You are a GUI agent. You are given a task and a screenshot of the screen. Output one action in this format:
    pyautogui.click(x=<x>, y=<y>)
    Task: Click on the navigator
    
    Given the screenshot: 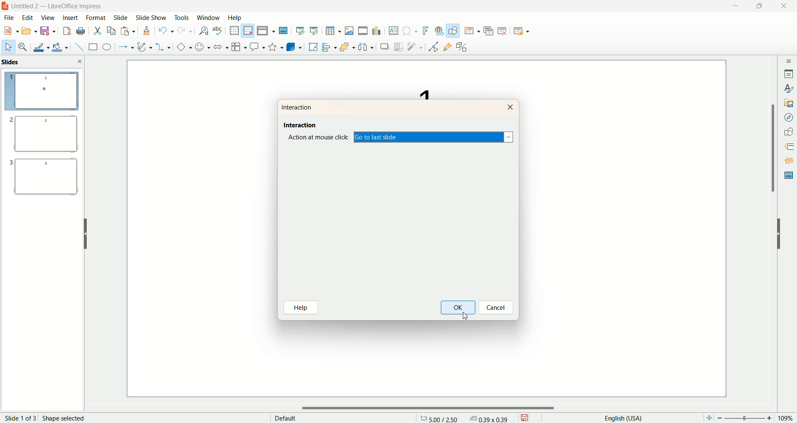 What is the action you would take?
    pyautogui.click(x=788, y=117)
    